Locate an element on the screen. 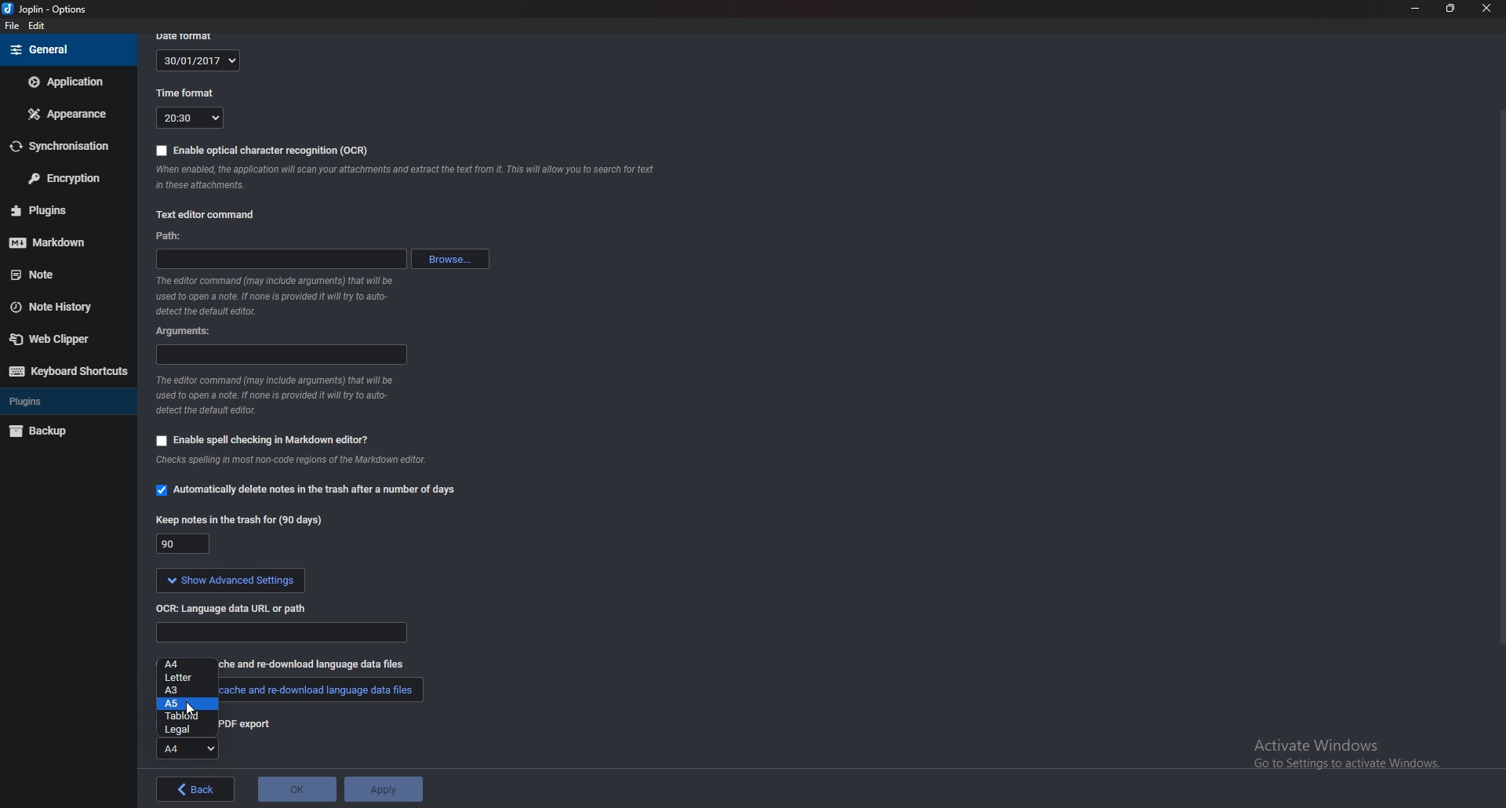  Back up is located at coordinates (62, 431).